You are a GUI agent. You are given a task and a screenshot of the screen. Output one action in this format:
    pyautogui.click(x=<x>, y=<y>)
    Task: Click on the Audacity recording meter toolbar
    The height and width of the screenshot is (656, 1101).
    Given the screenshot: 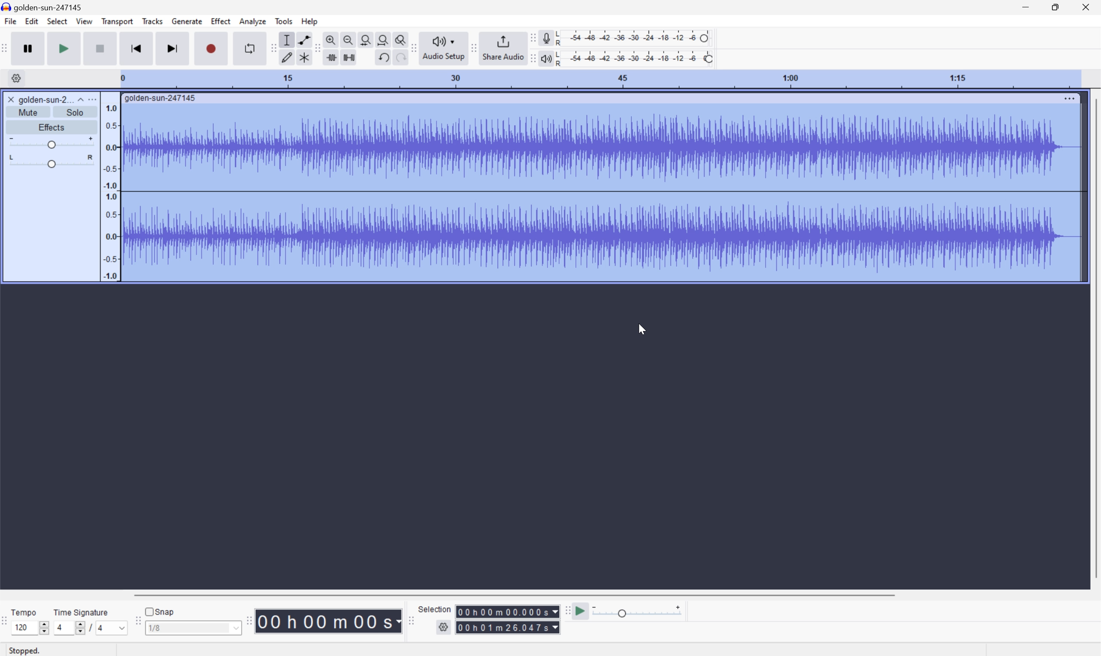 What is the action you would take?
    pyautogui.click(x=531, y=38)
    